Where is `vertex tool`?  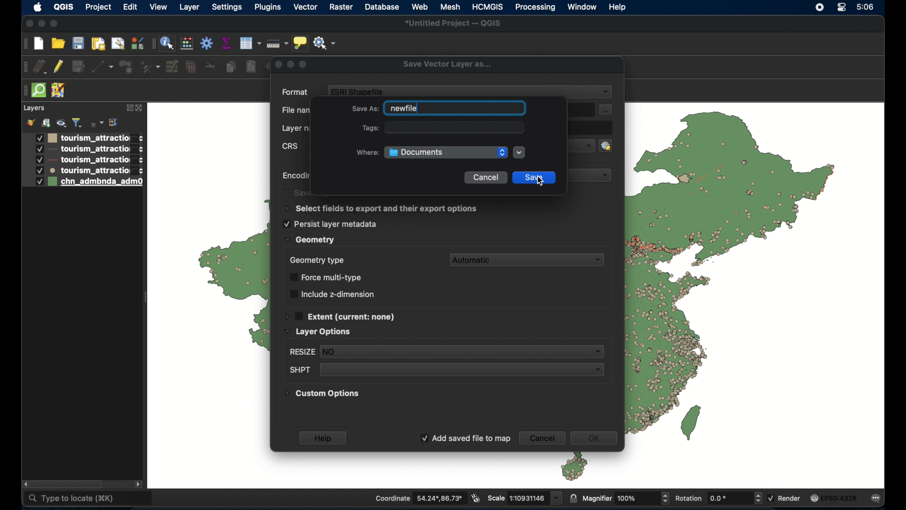
vertex tool is located at coordinates (151, 67).